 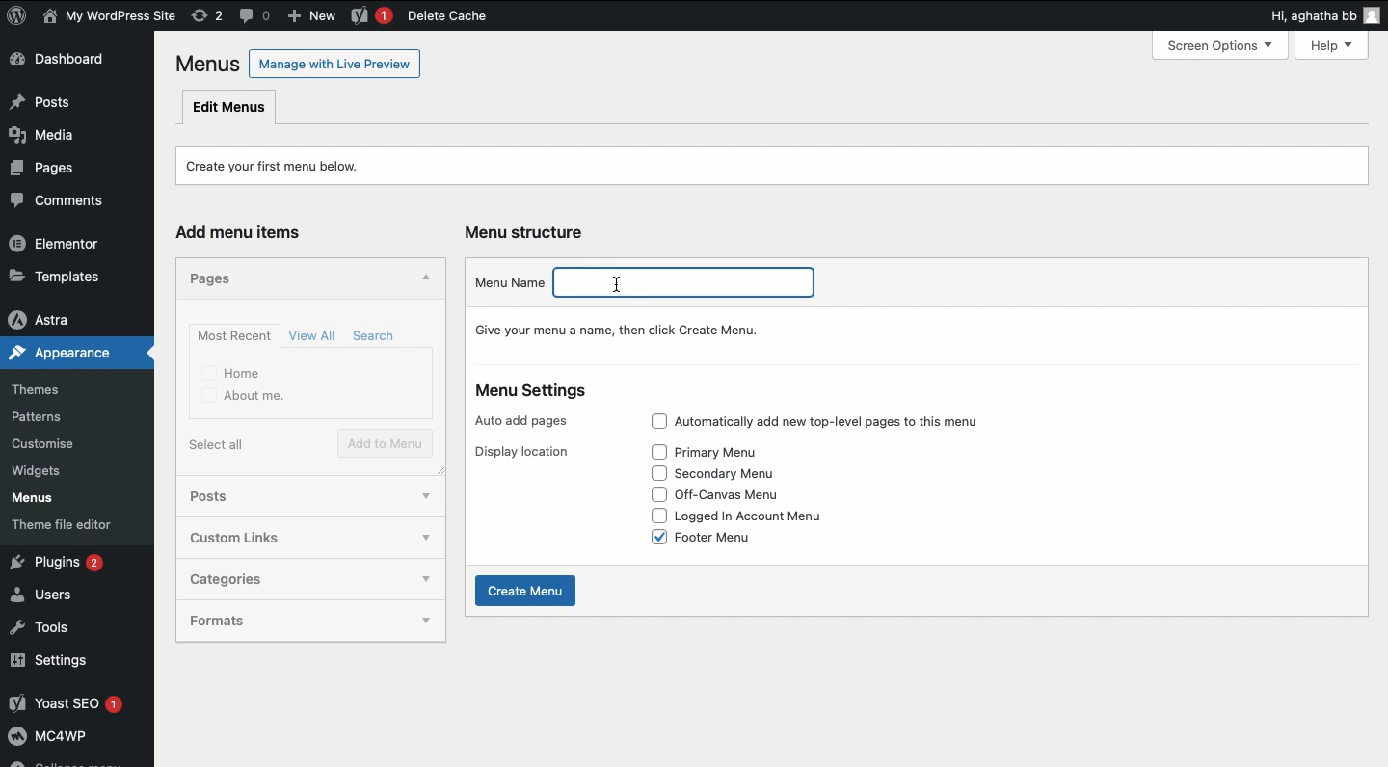 I want to click on Comment, so click(x=255, y=14).